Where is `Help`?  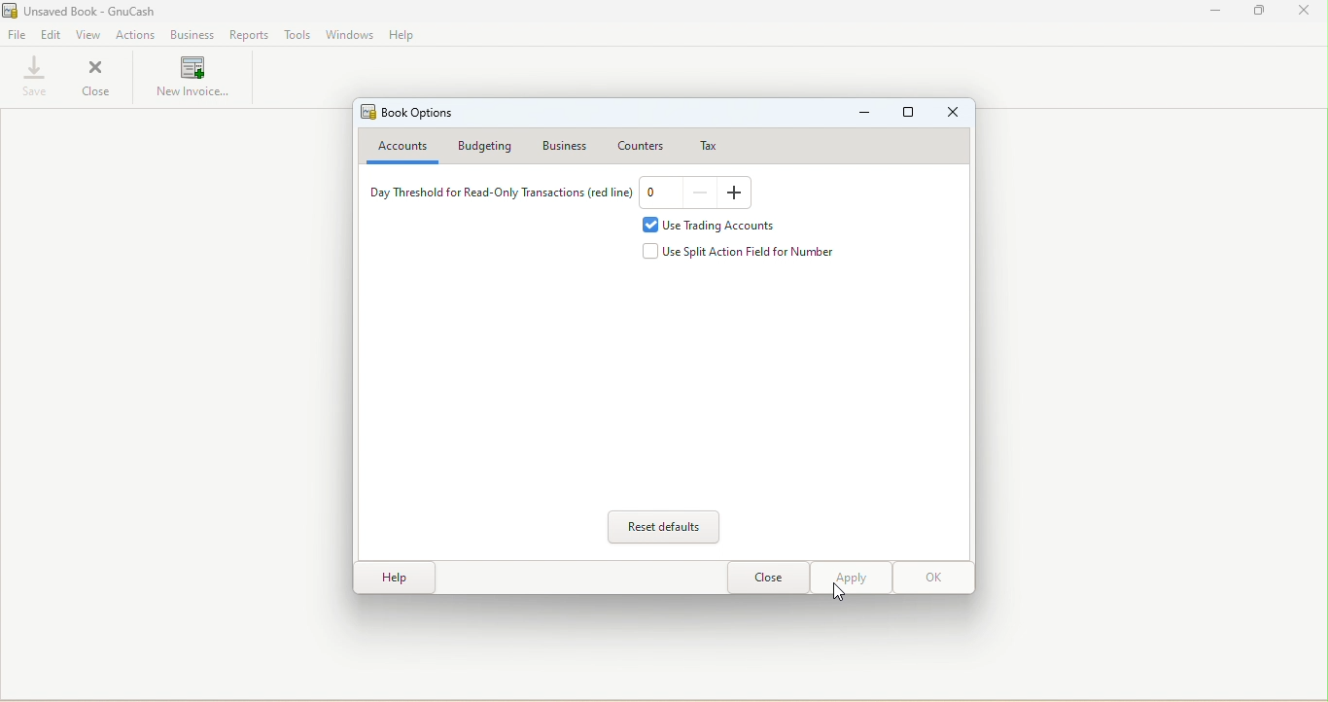 Help is located at coordinates (392, 579).